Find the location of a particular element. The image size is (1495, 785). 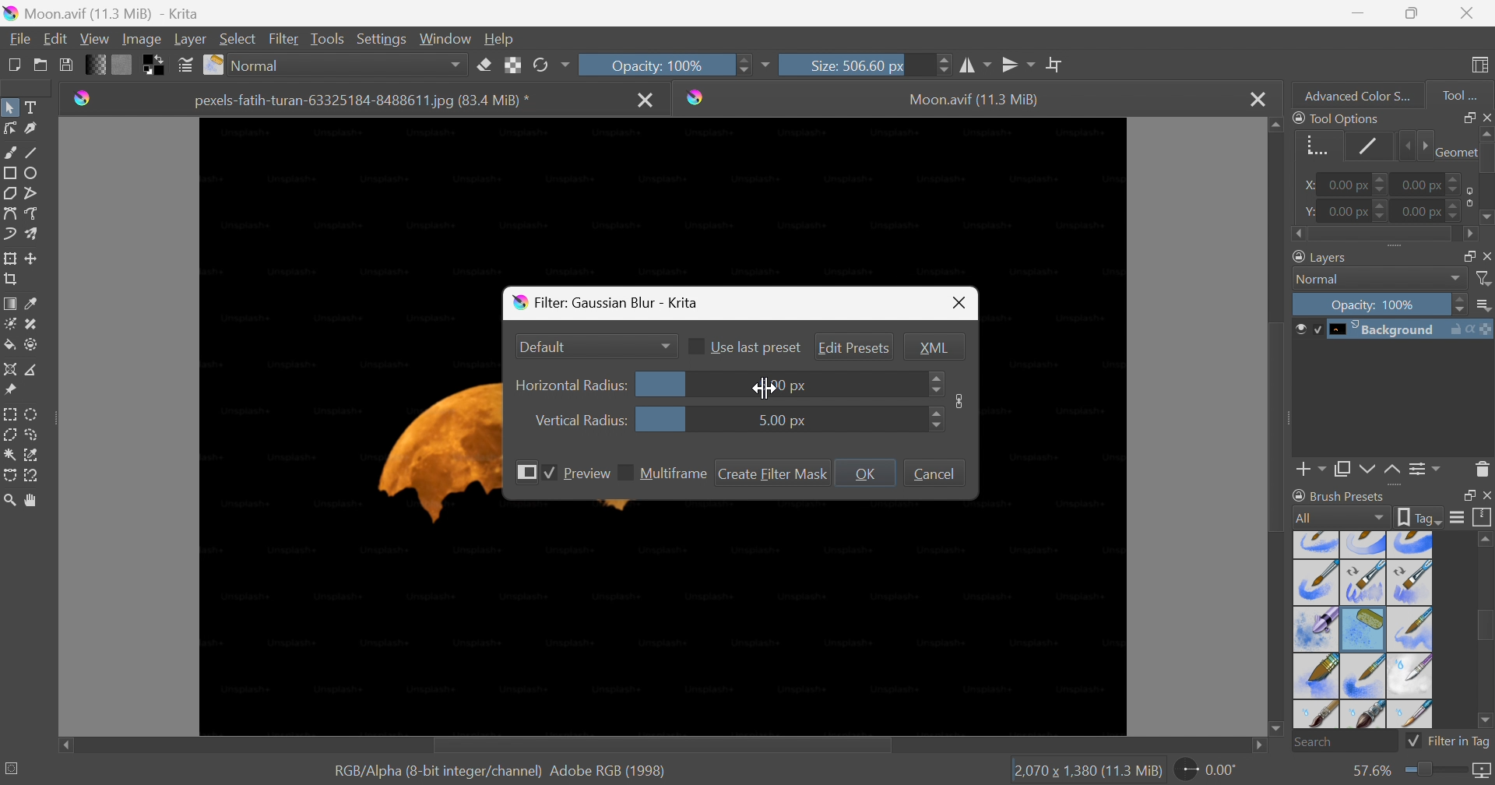

Multibrush tool is located at coordinates (33, 234).